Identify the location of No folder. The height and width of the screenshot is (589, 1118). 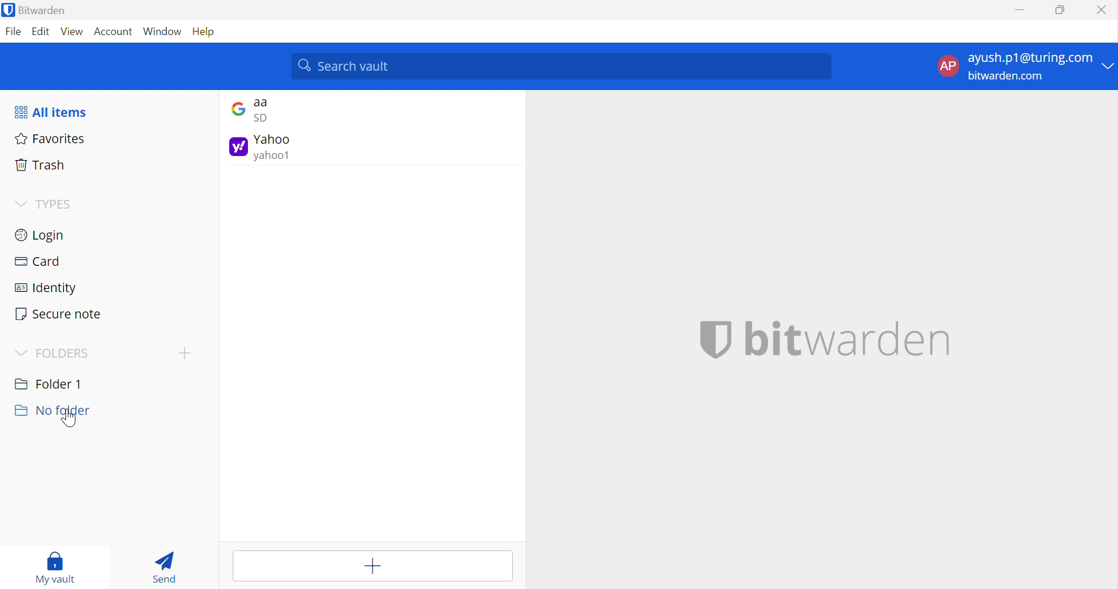
(55, 413).